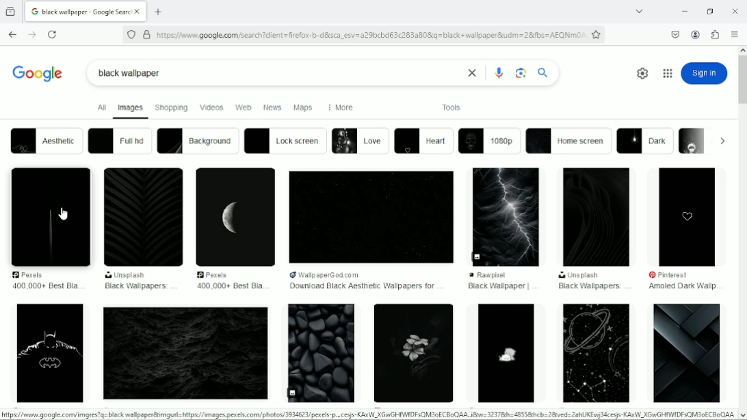 This screenshot has width=747, height=420. Describe the element at coordinates (146, 34) in the screenshot. I see `verified by DigiCert Inc` at that location.